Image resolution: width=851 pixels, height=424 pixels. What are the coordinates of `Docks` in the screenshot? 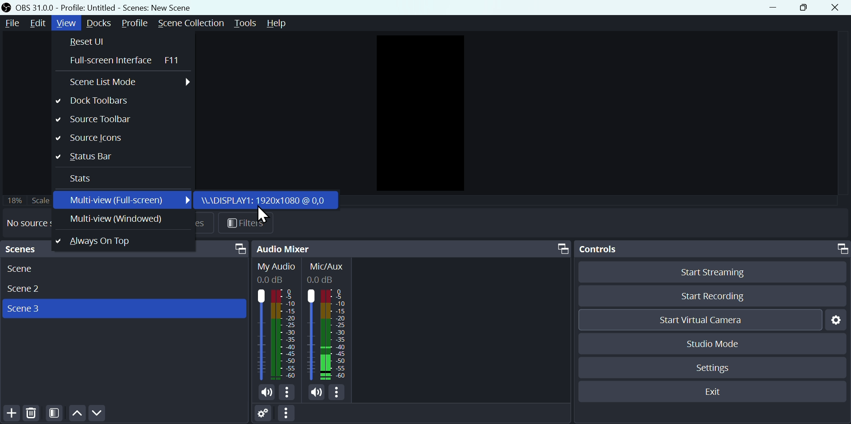 It's located at (101, 23).